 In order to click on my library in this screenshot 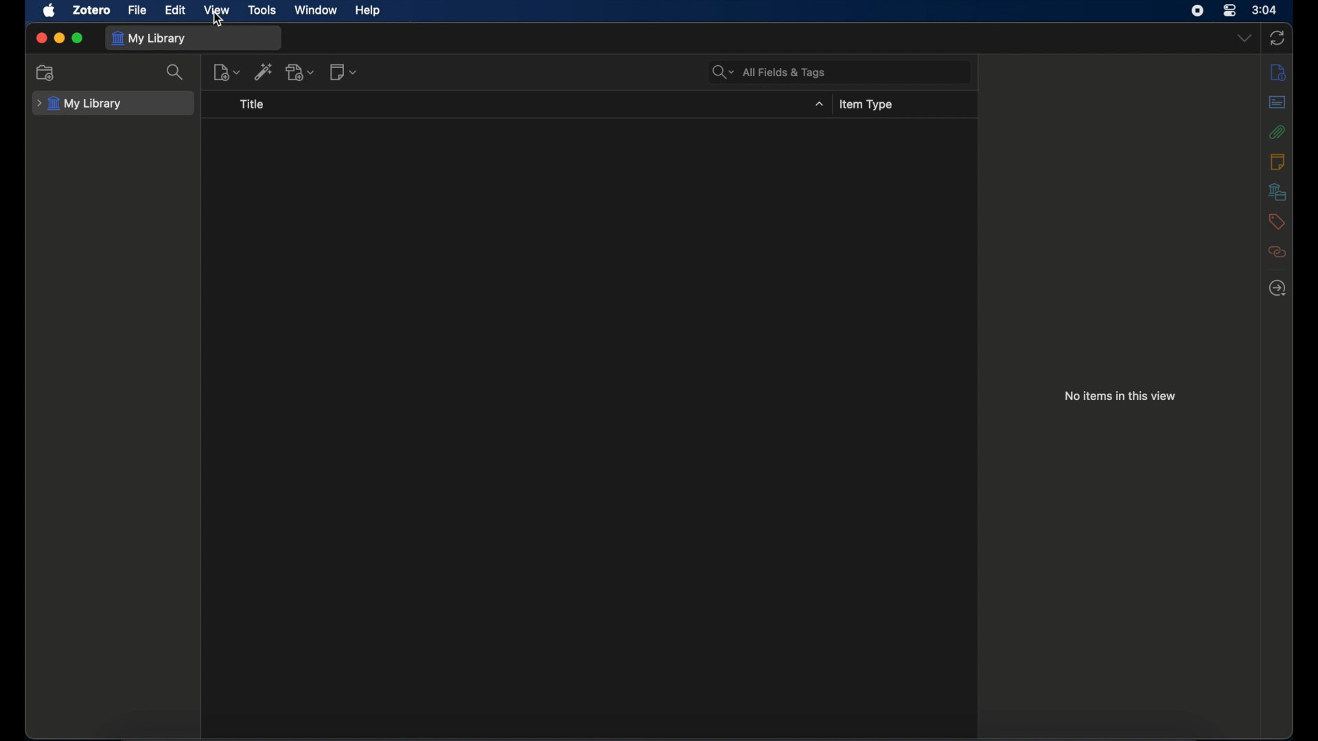, I will do `click(79, 104)`.